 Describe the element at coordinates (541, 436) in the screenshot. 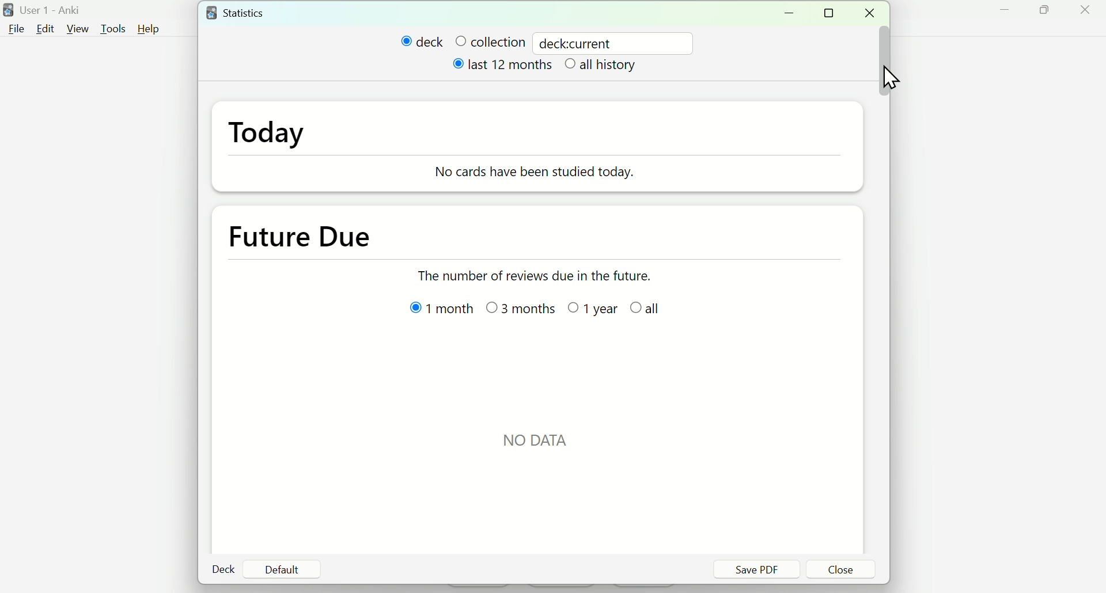

I see `No Data` at that location.